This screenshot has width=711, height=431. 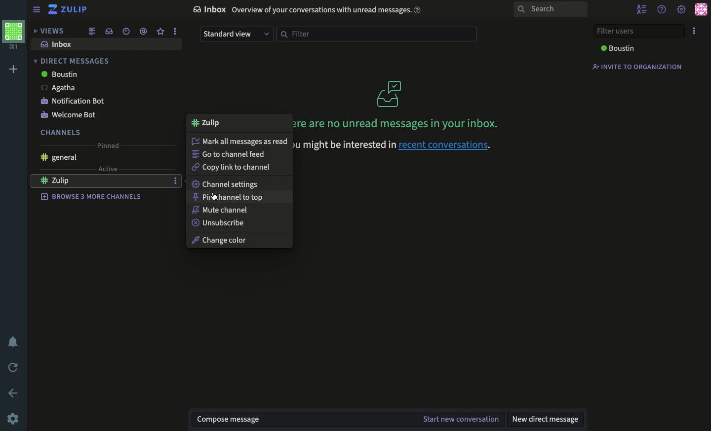 I want to click on filter, so click(x=379, y=34).